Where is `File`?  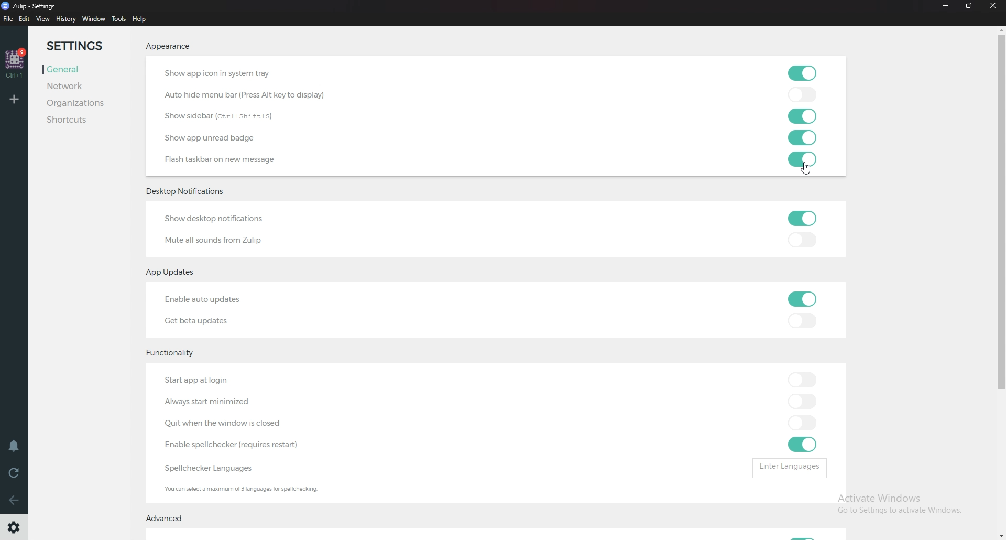 File is located at coordinates (8, 19).